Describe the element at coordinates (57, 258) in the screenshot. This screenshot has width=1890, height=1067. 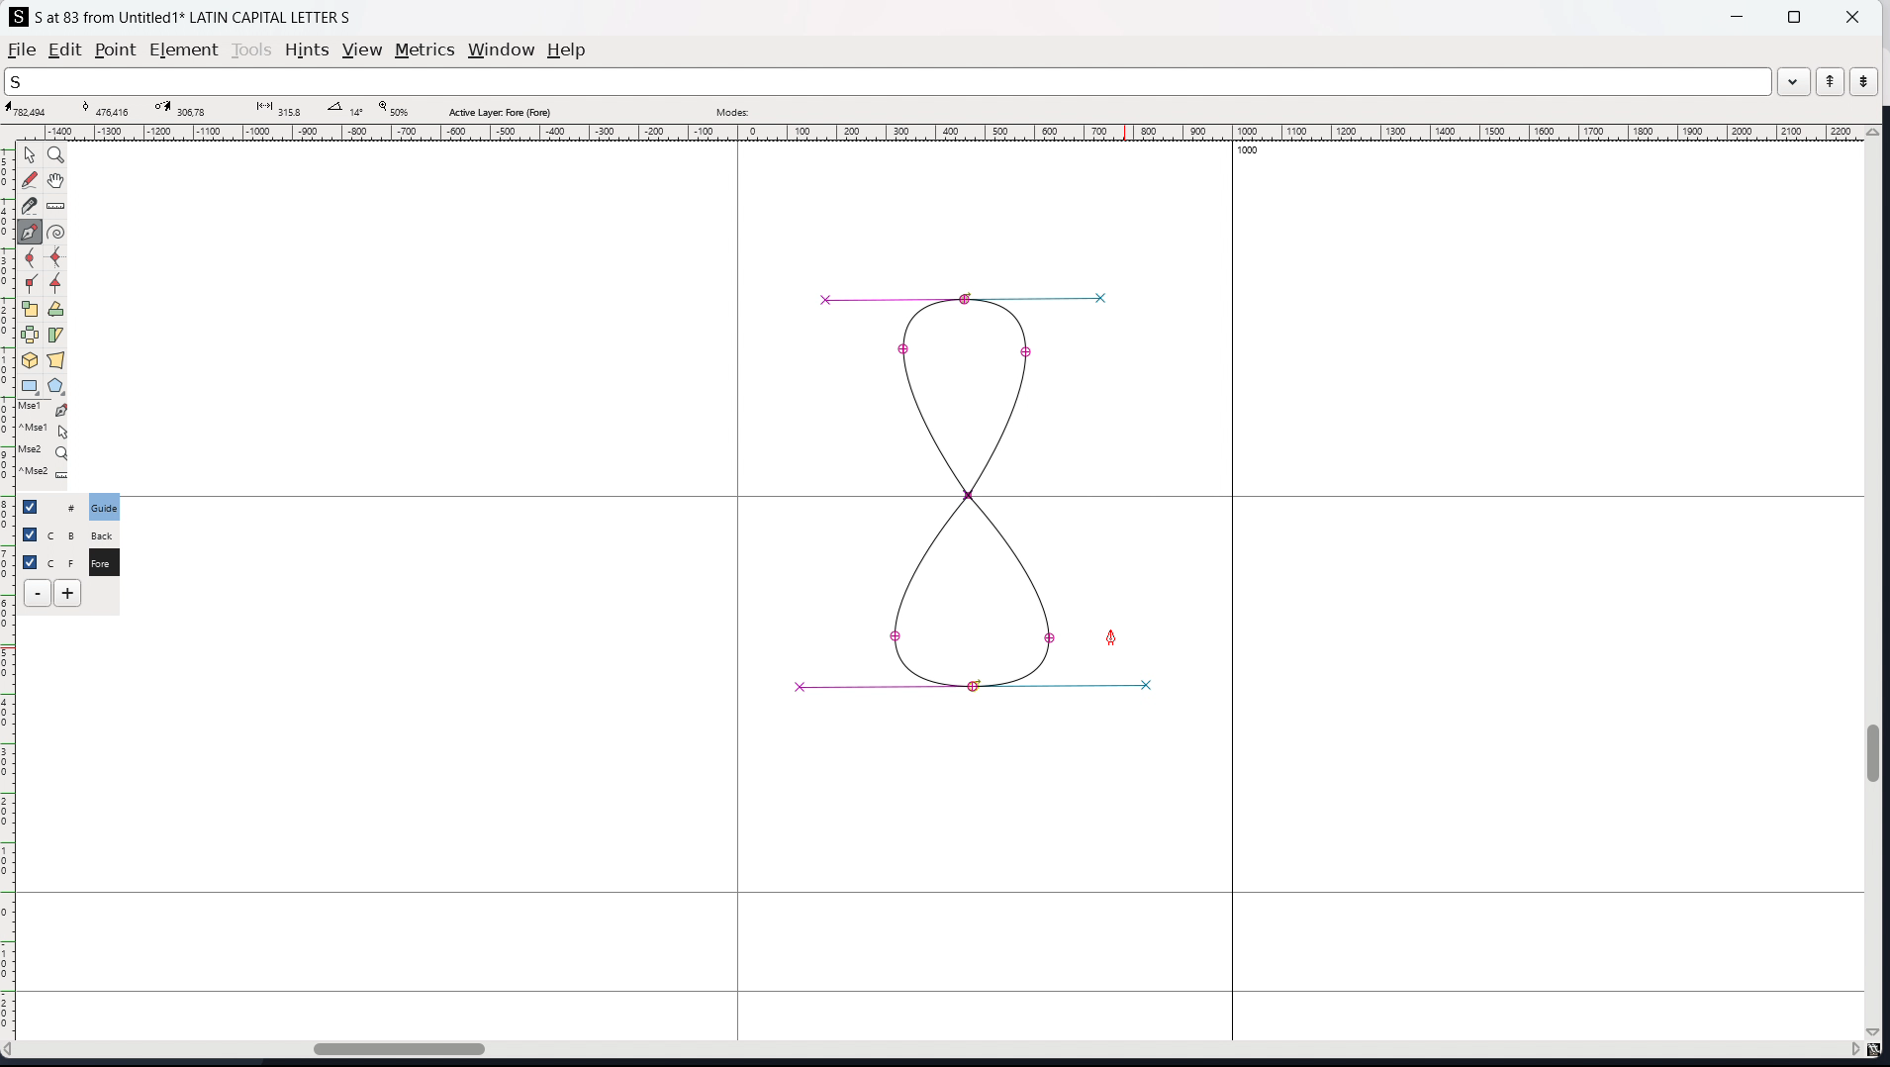
I see `add a curve point always either vertically or horizontally` at that location.